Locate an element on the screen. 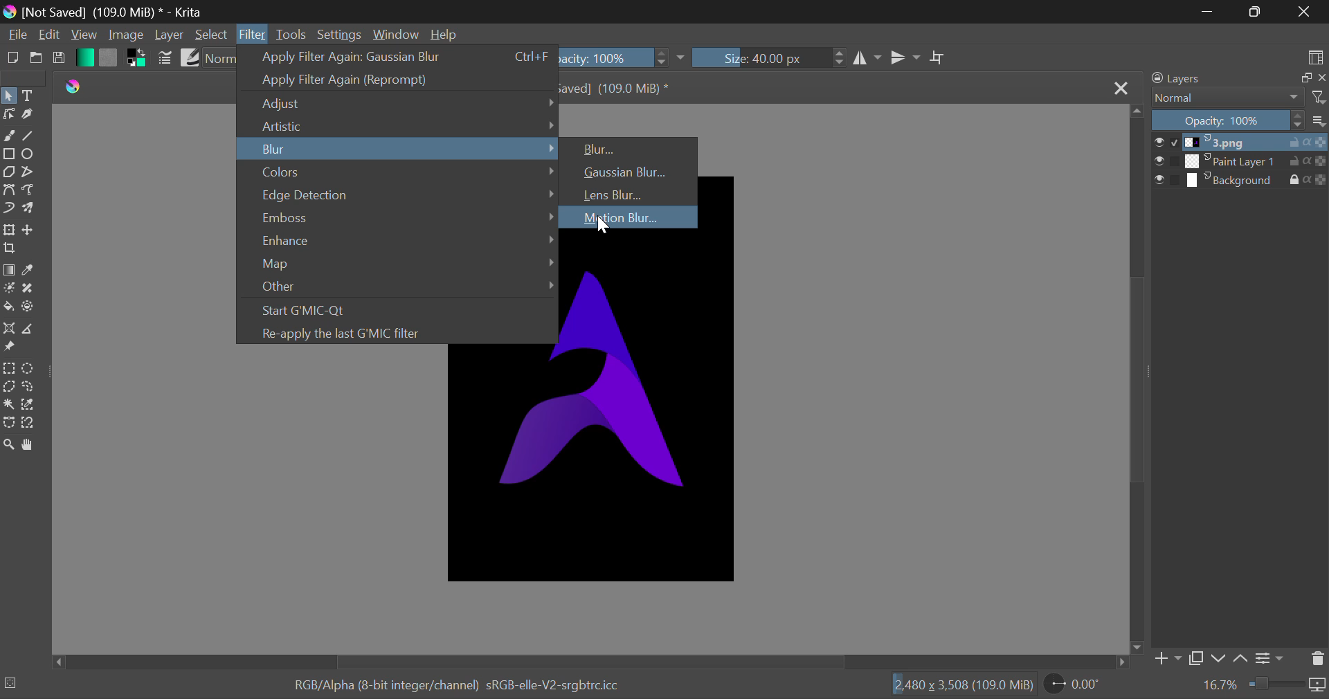 Image resolution: width=1329 pixels, height=699 pixels. Zoom is located at coordinates (11, 446).